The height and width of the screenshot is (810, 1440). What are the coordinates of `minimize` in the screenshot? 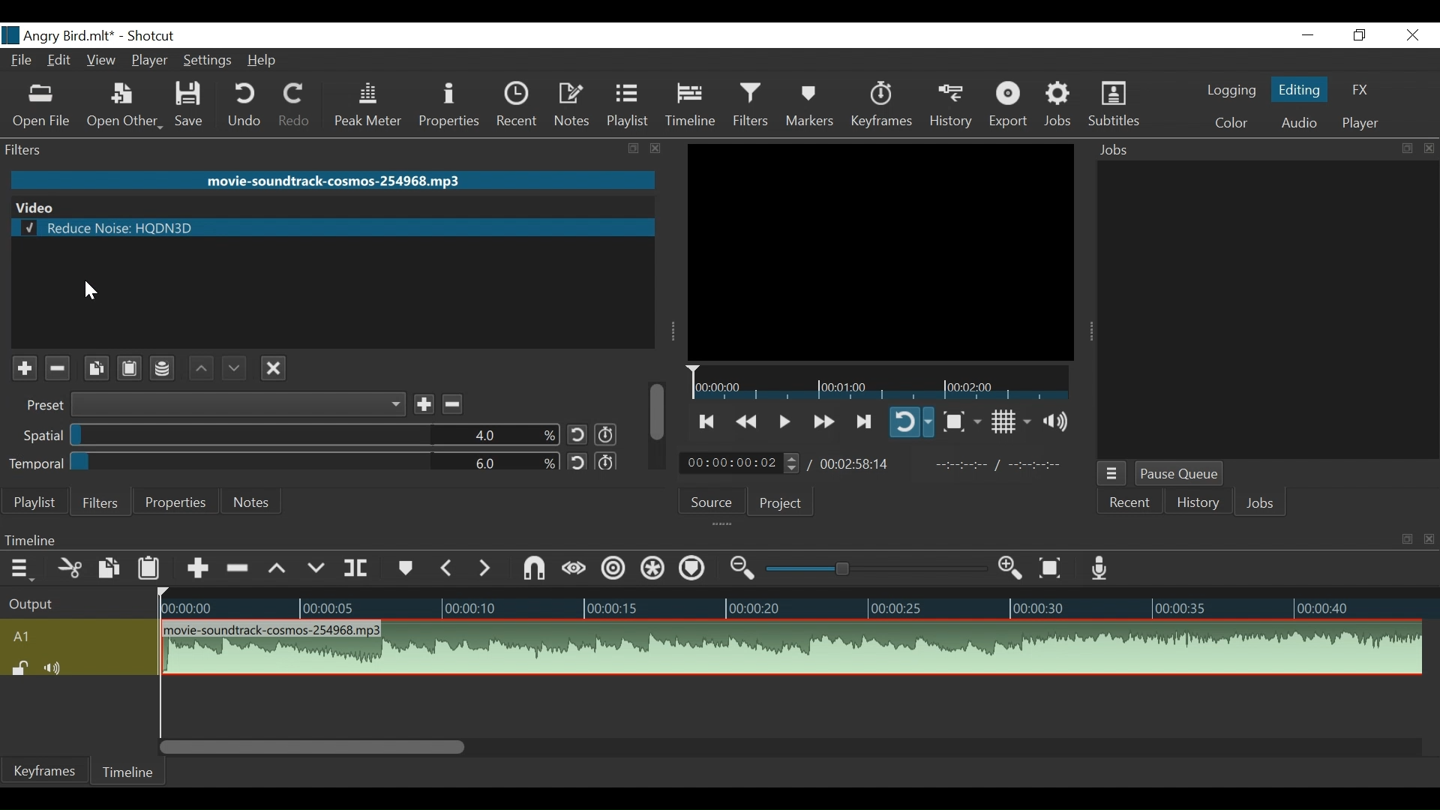 It's located at (1306, 35).